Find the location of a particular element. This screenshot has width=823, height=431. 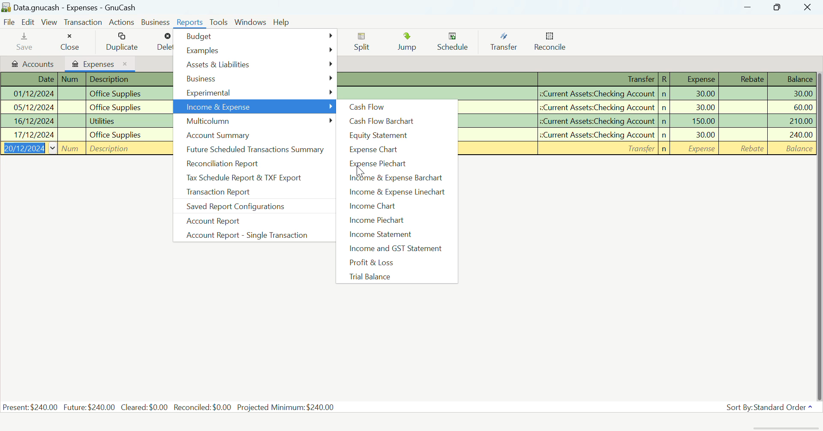

Reports Menu Open is located at coordinates (191, 23).